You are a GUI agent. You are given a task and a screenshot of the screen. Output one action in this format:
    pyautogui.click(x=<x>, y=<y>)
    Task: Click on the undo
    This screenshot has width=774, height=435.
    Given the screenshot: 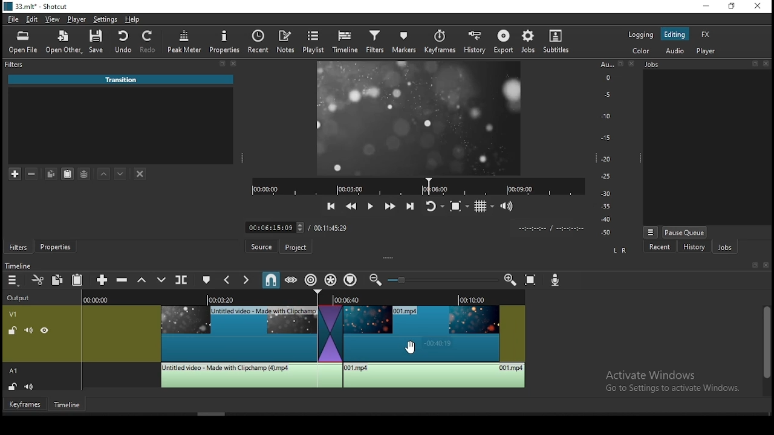 What is the action you would take?
    pyautogui.click(x=125, y=42)
    